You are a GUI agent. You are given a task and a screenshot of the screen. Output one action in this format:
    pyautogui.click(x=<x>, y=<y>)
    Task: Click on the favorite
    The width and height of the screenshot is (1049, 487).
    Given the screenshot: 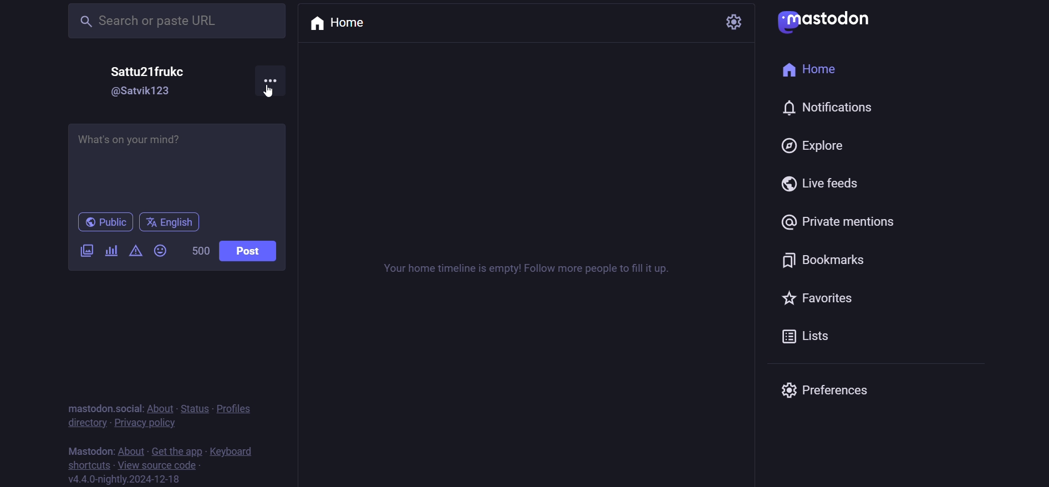 What is the action you would take?
    pyautogui.click(x=817, y=296)
    